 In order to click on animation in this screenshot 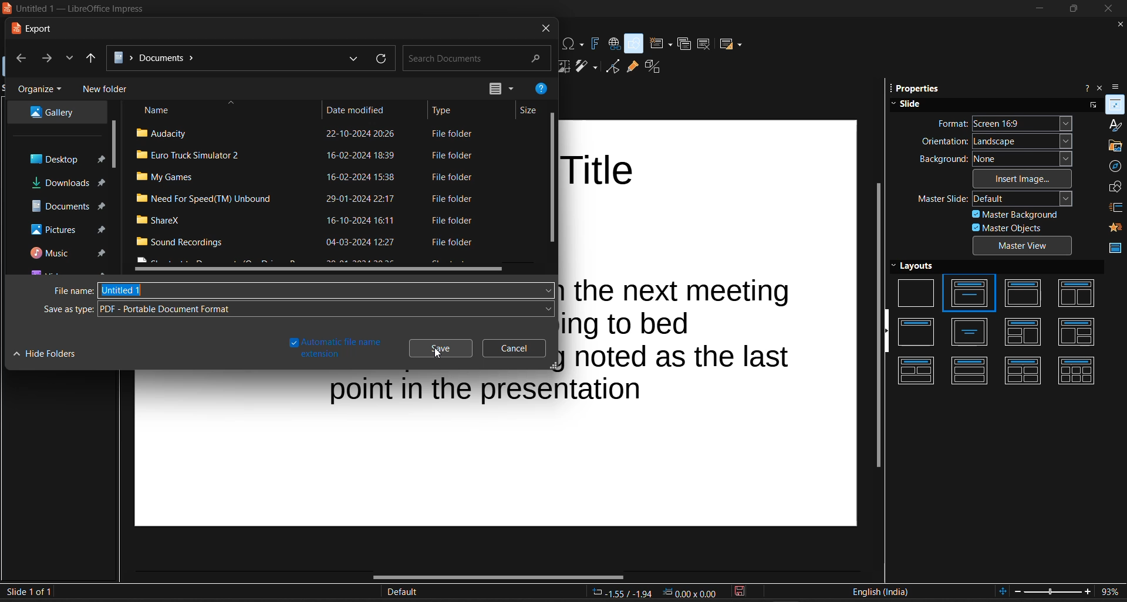, I will do `click(1116, 227)`.